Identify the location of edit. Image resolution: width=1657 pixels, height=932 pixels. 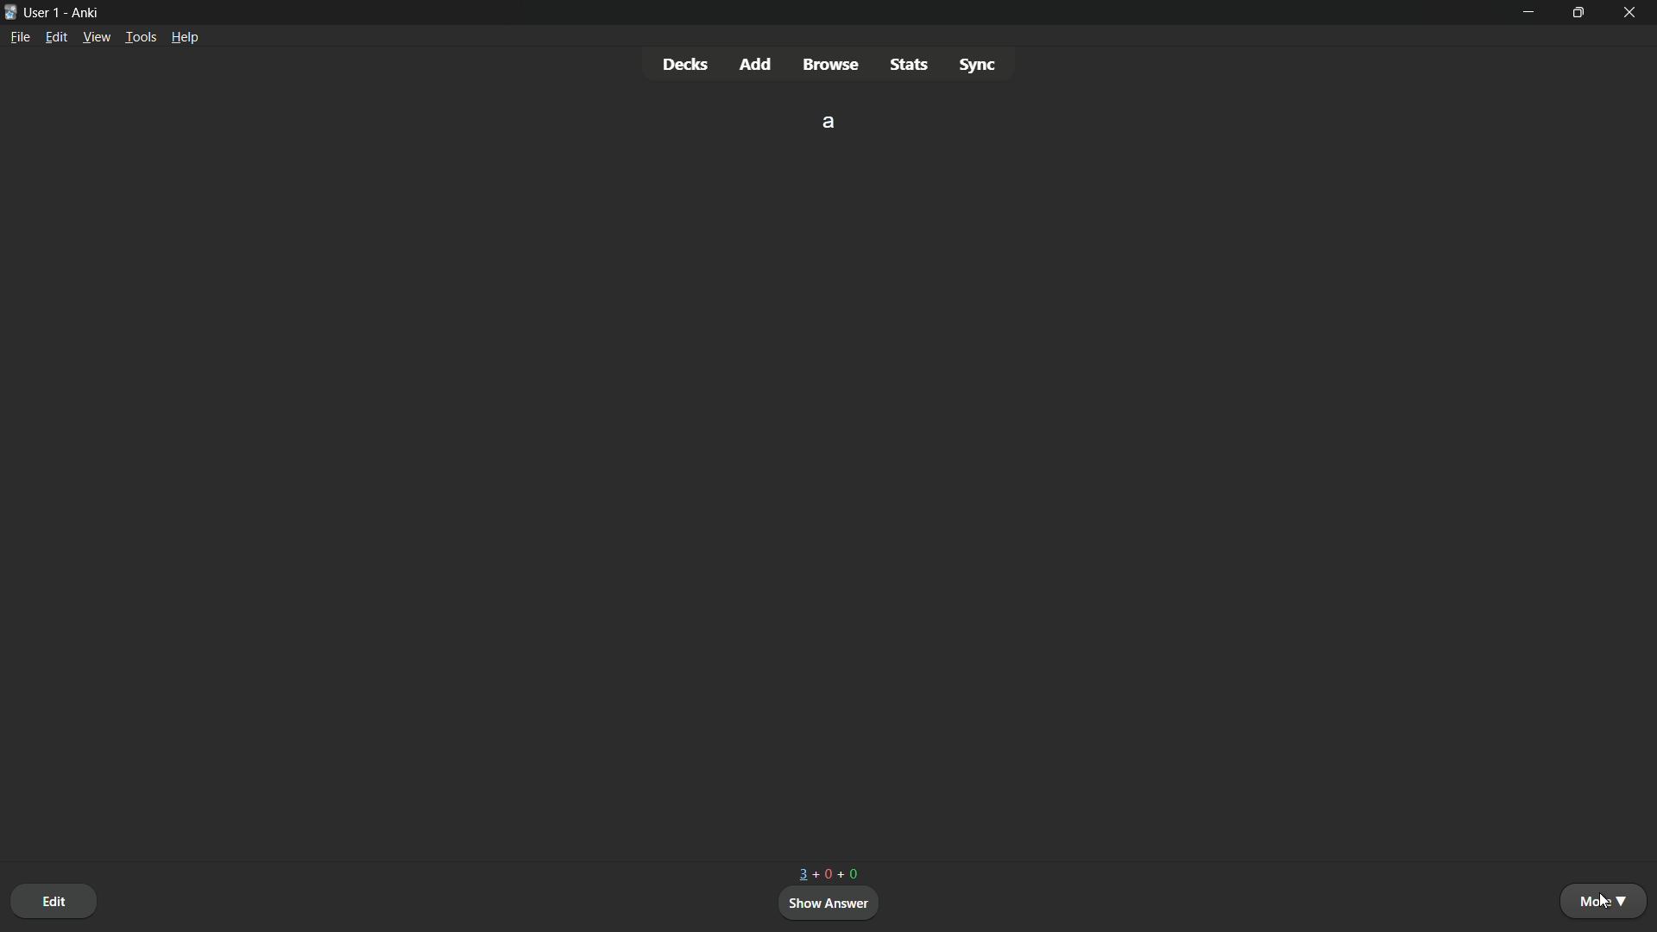
(54, 900).